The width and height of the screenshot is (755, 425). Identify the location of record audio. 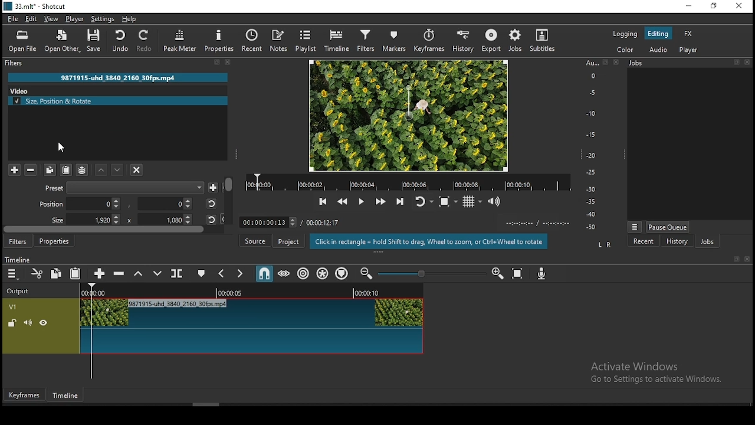
(543, 274).